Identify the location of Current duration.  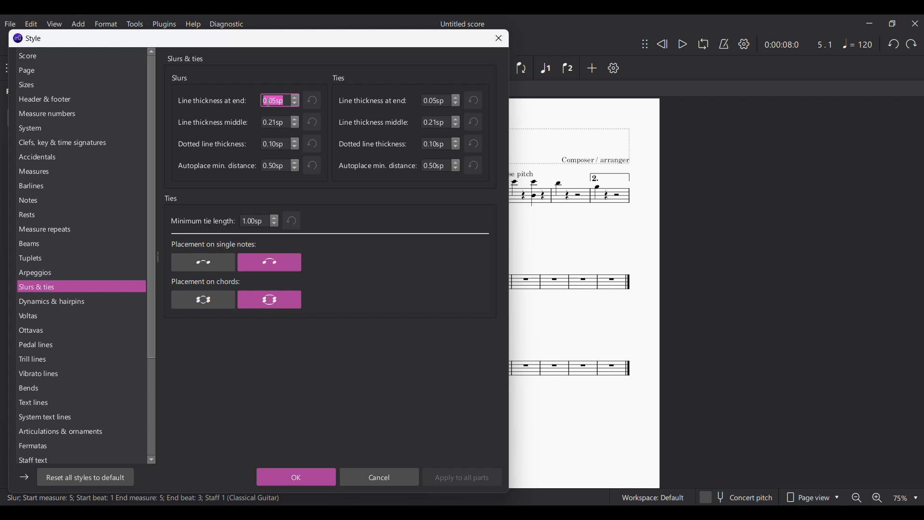
(780, 44).